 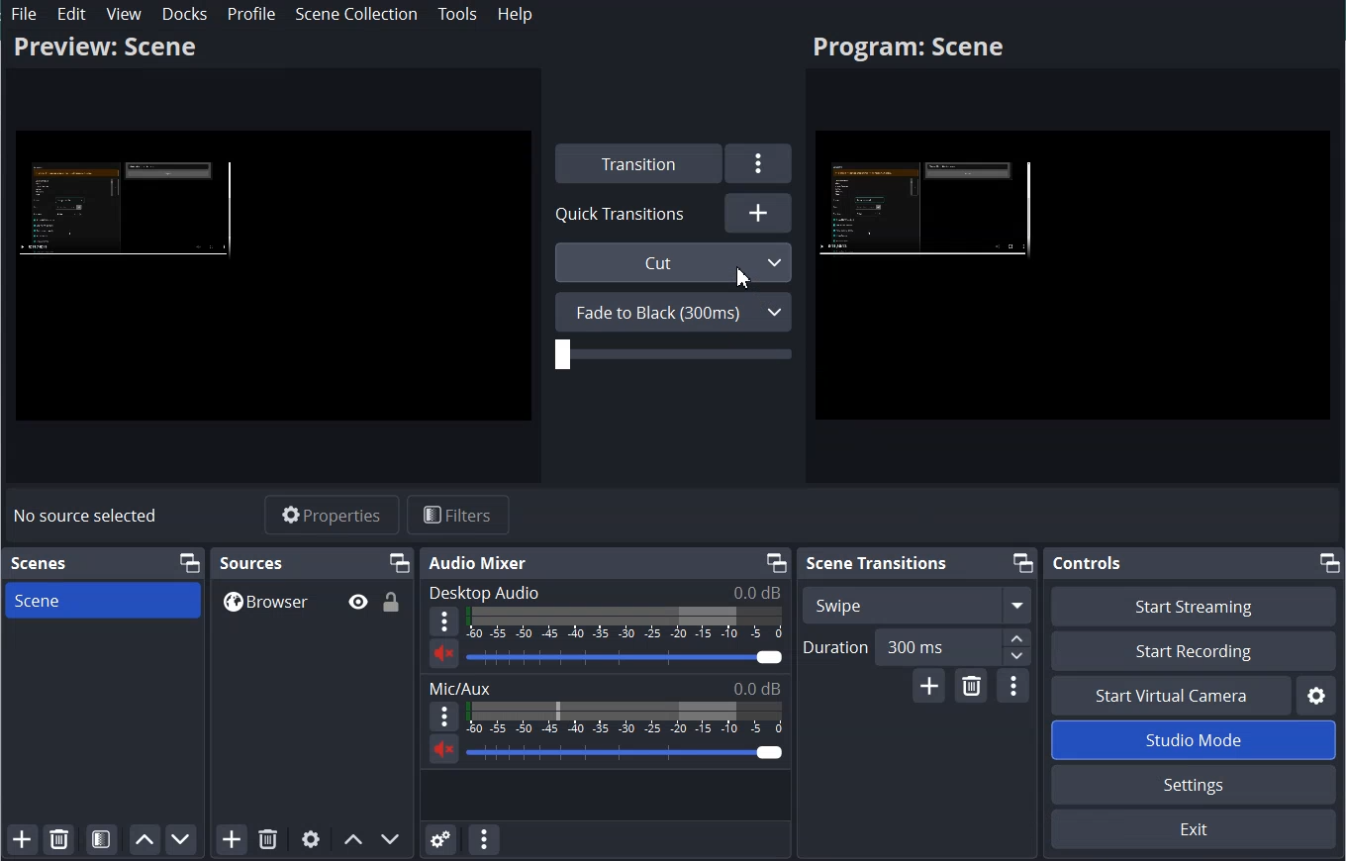 I want to click on No source selected, so click(x=88, y=516).